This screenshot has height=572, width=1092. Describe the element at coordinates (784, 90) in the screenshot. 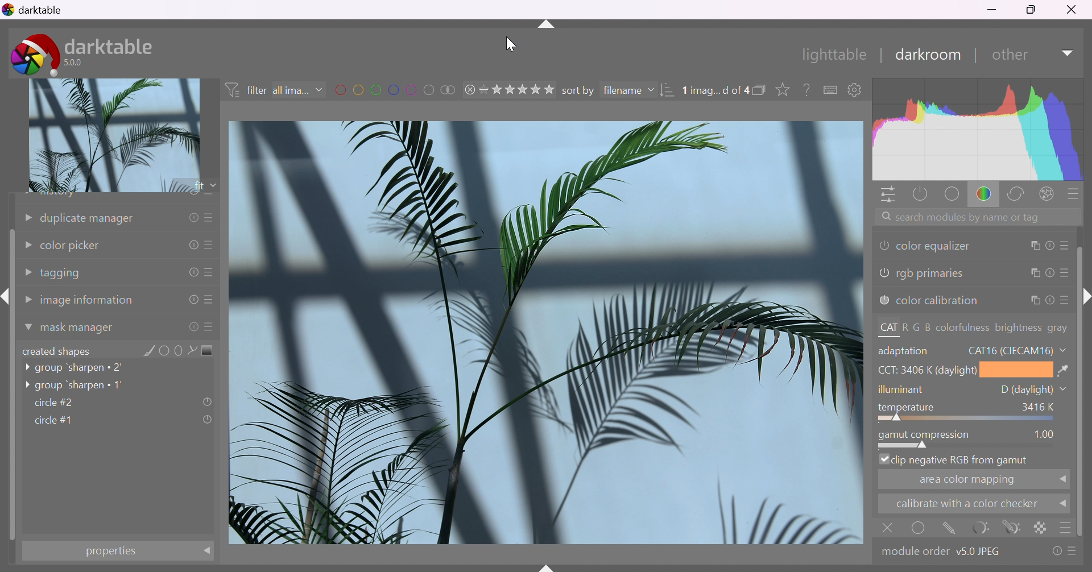

I see `click to change type of overlays` at that location.